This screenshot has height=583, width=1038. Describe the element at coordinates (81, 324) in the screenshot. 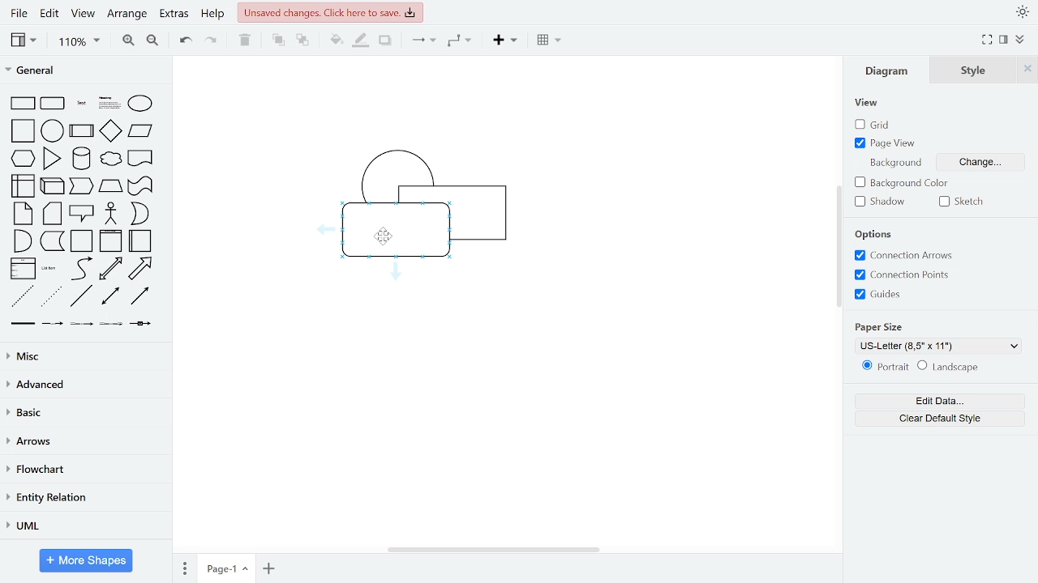

I see `connector with 2 label` at that location.